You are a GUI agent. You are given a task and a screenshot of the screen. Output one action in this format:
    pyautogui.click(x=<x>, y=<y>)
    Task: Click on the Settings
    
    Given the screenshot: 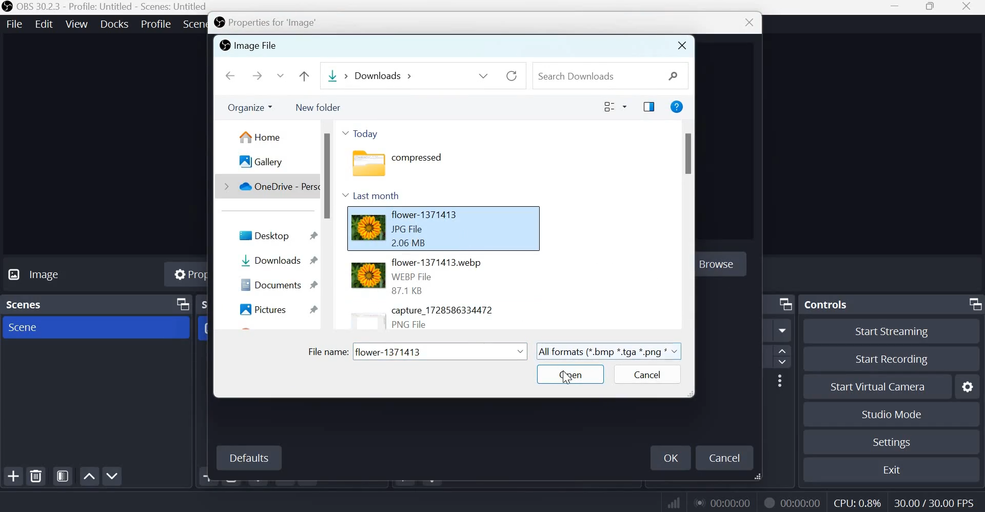 What is the action you would take?
    pyautogui.click(x=892, y=442)
    